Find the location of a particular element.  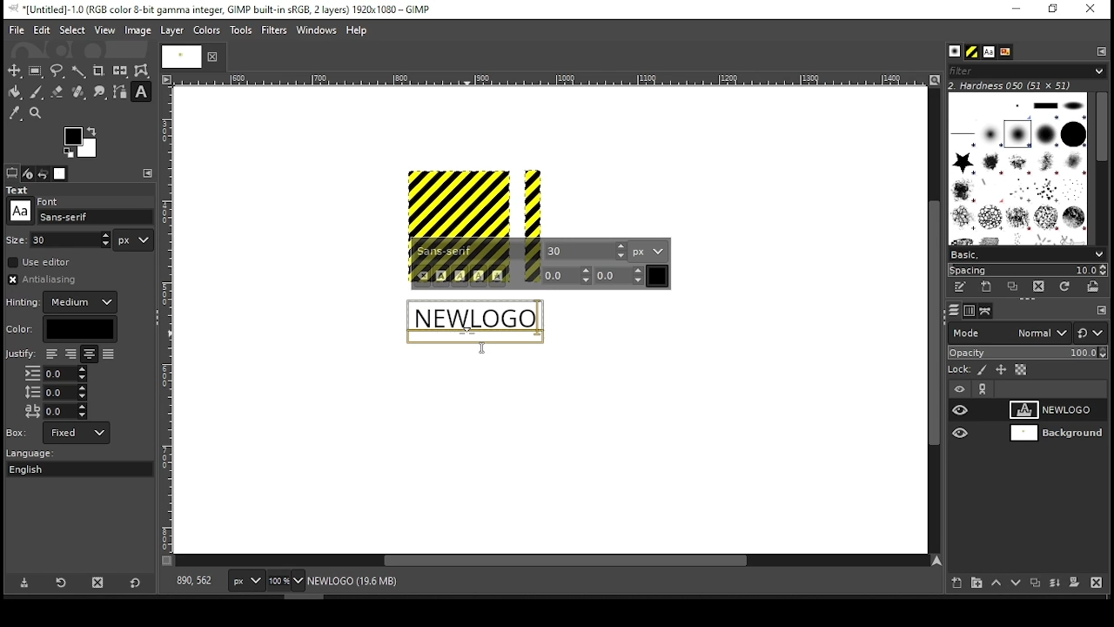

scroll bar is located at coordinates (1101, 167).